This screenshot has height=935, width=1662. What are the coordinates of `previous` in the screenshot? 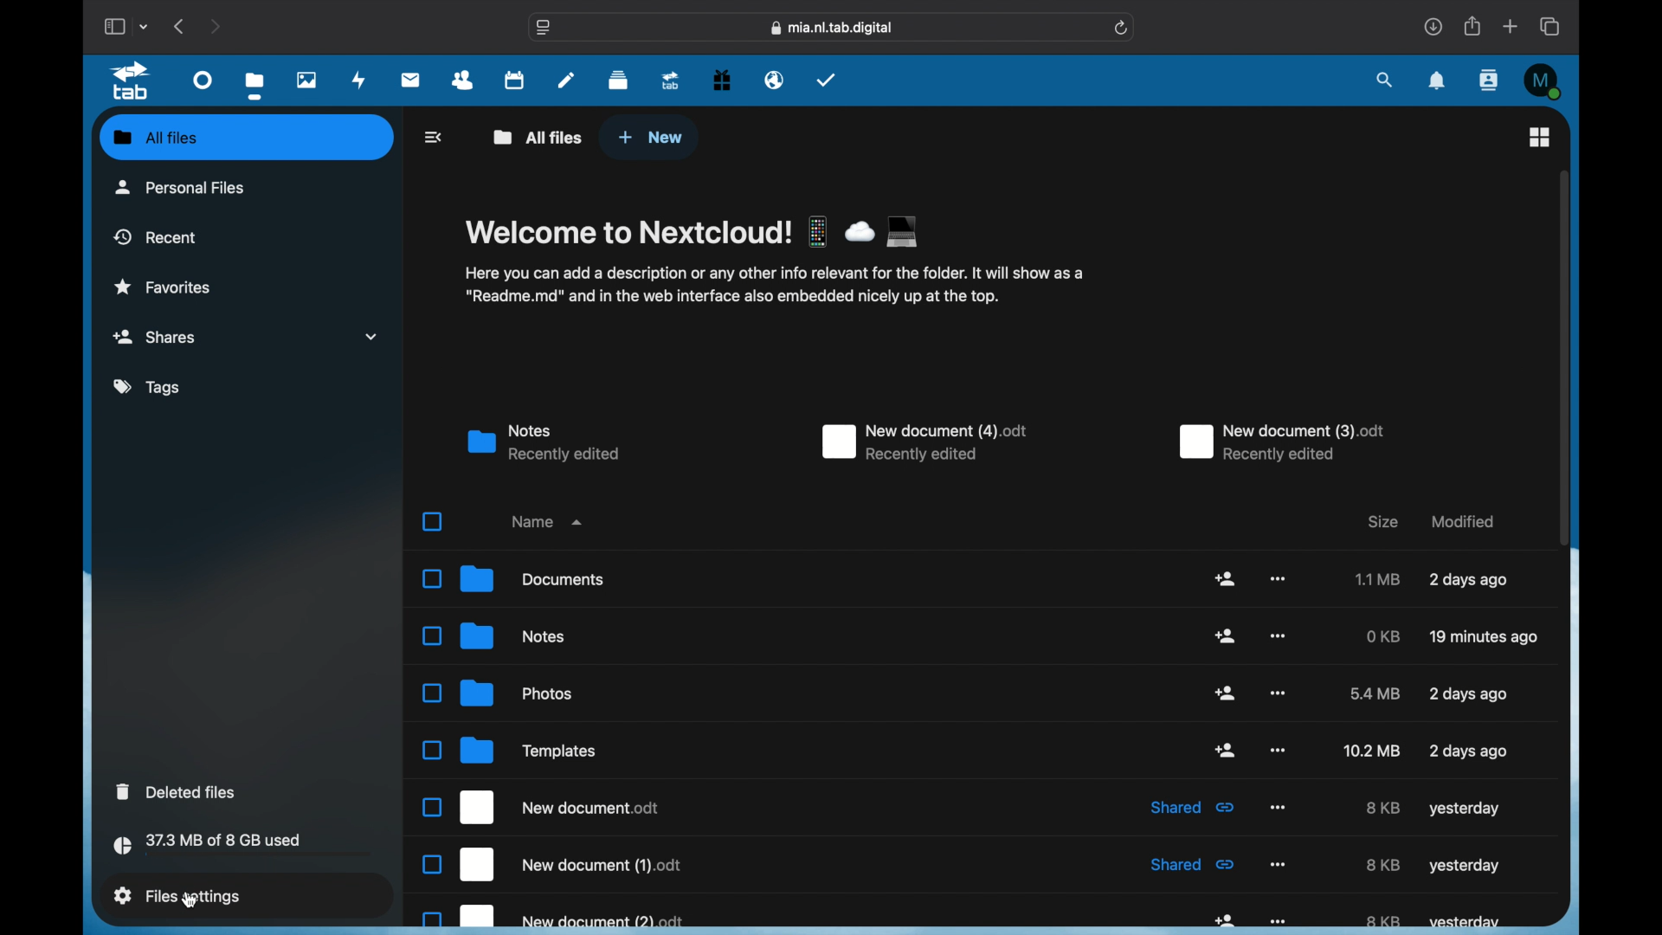 It's located at (180, 27).